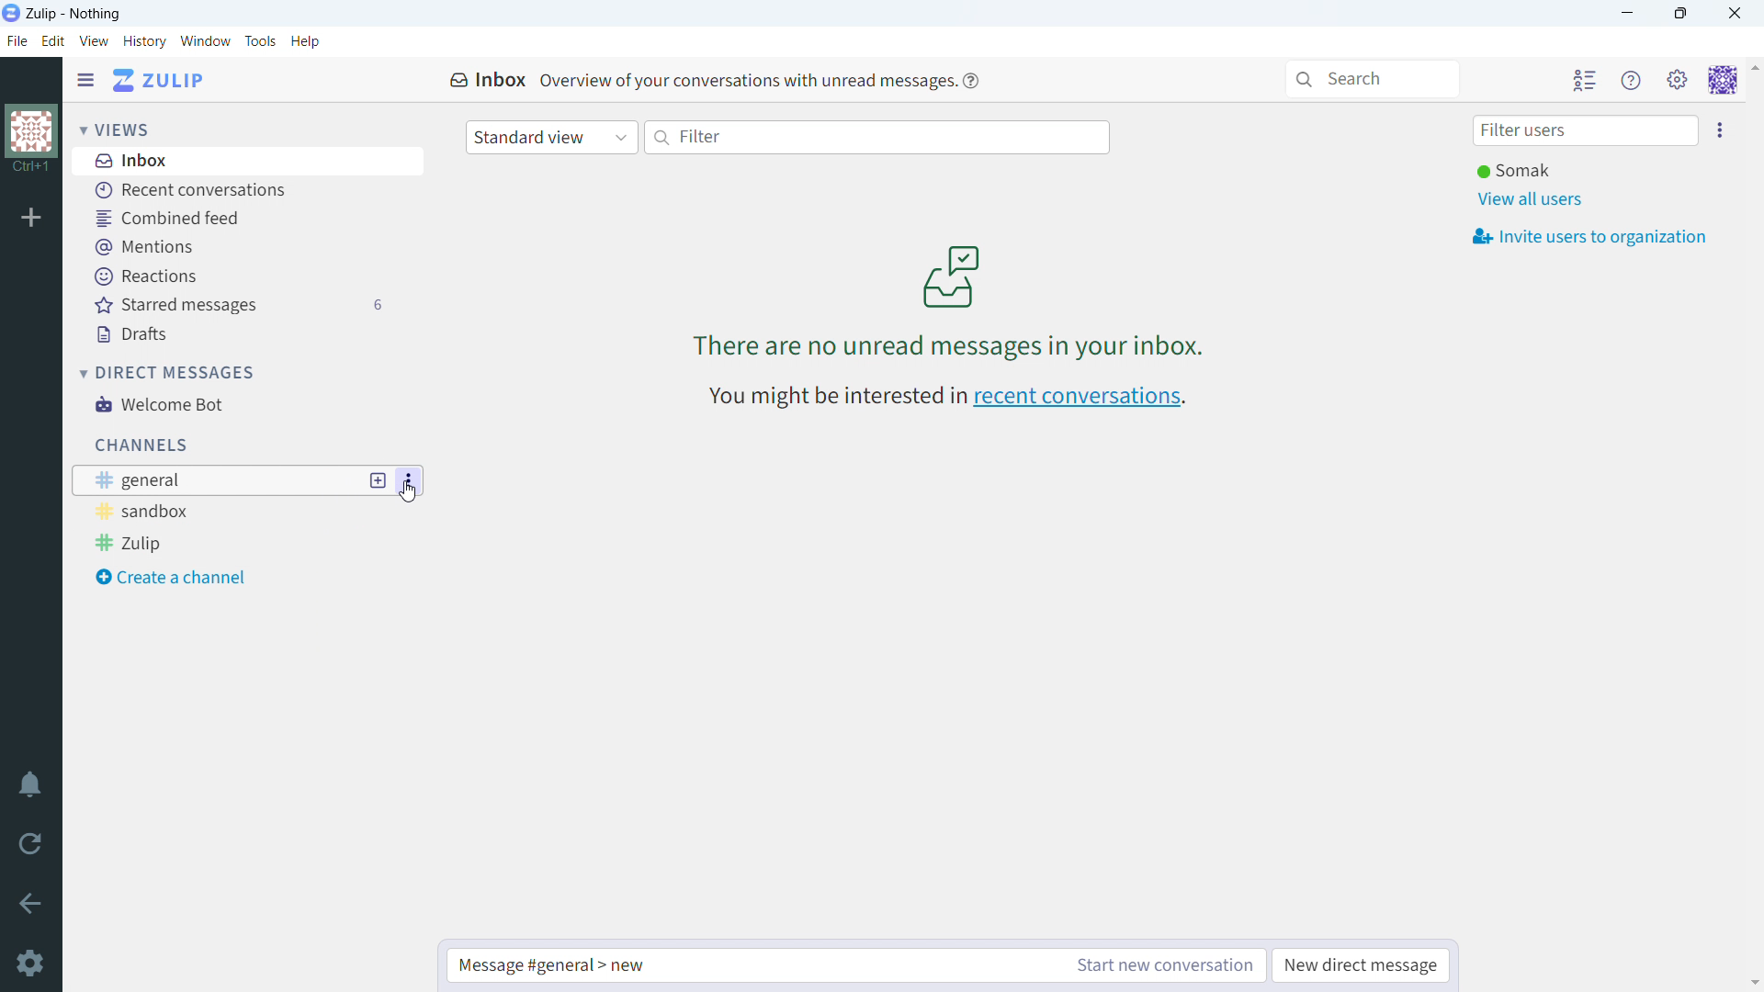 Image resolution: width=1764 pixels, height=992 pixels. I want to click on mentions, so click(237, 248).